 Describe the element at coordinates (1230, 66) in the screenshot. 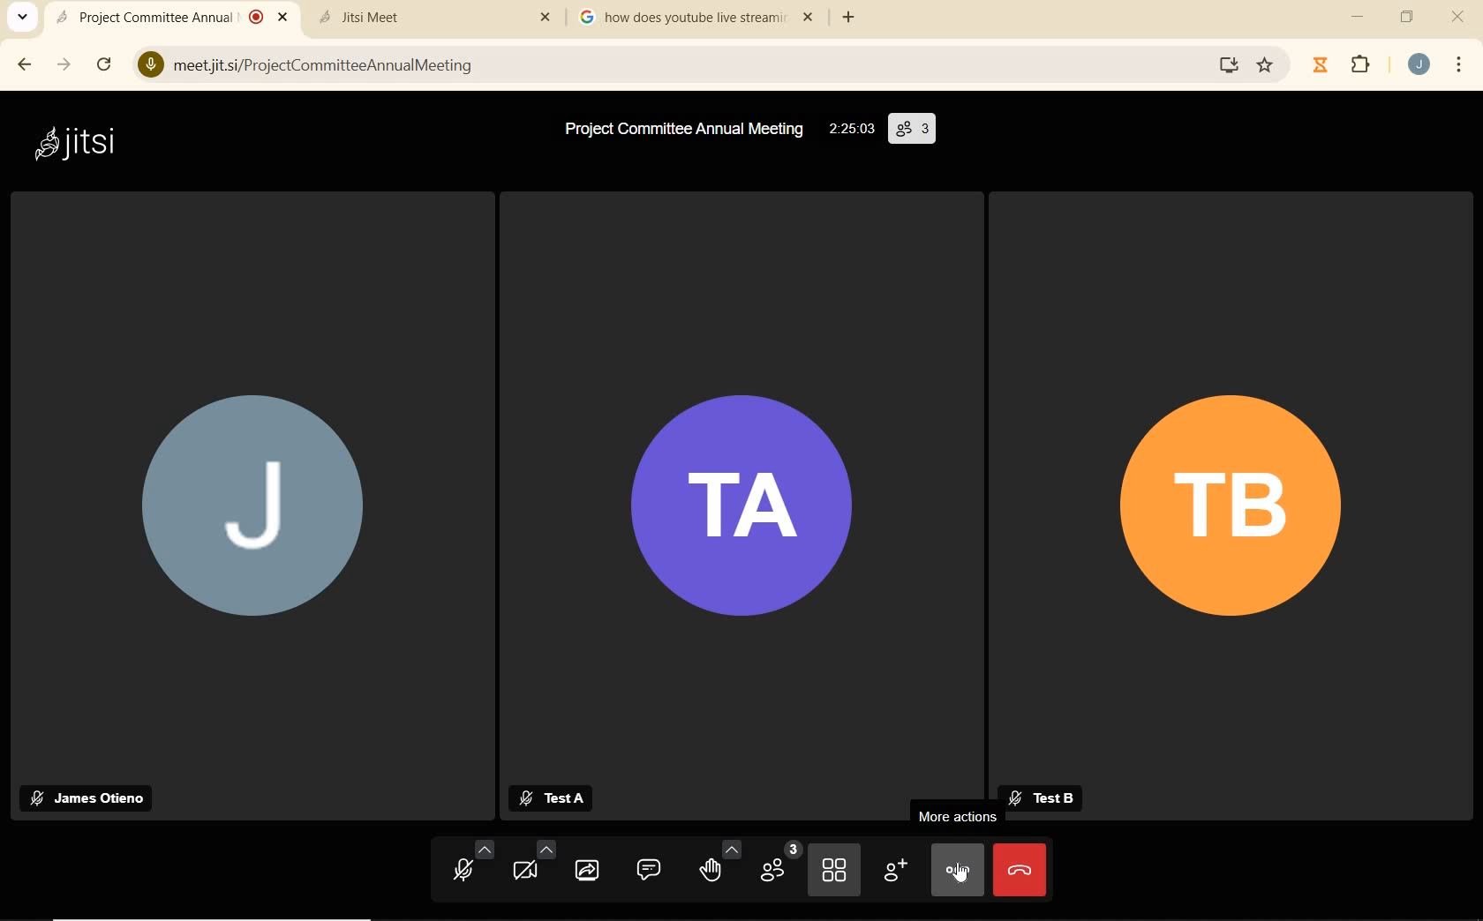

I see `Install Google Meet` at that location.